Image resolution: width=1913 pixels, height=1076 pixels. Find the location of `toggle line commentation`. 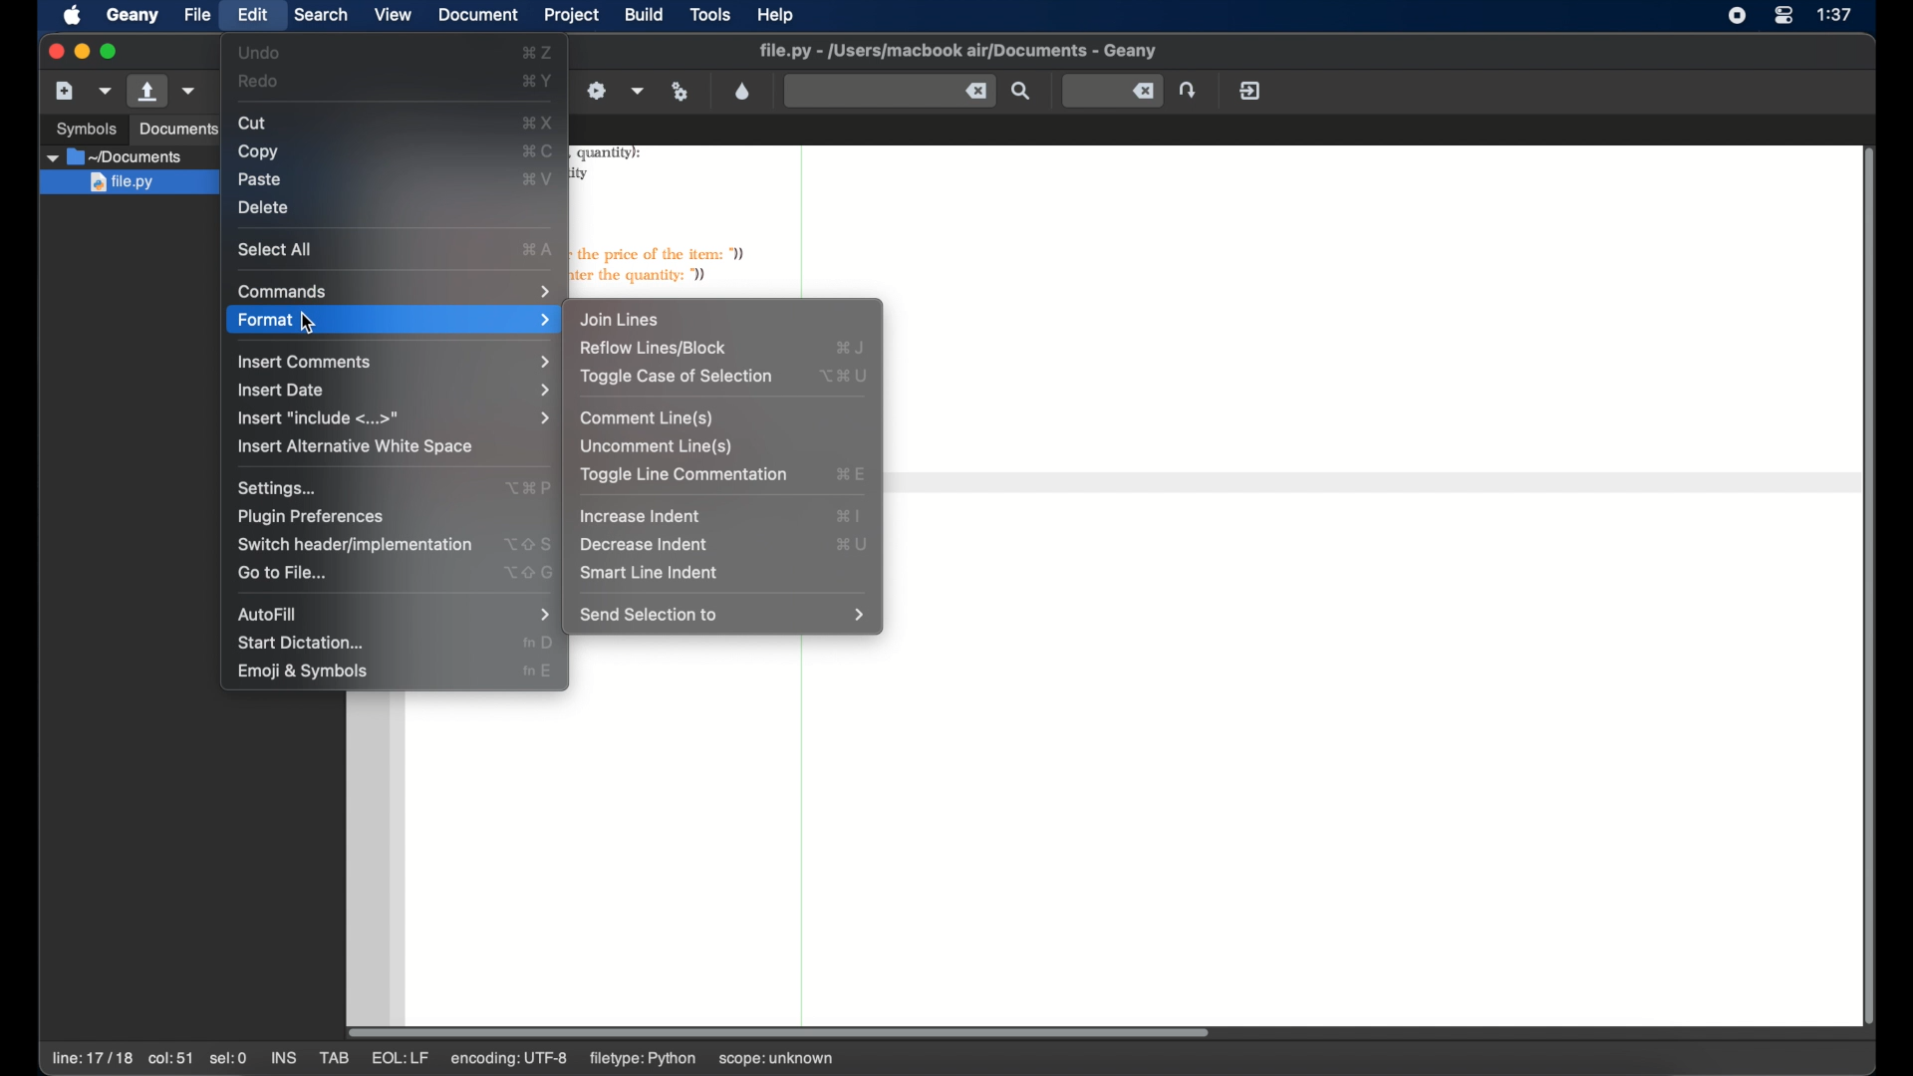

toggle line commentation is located at coordinates (683, 475).